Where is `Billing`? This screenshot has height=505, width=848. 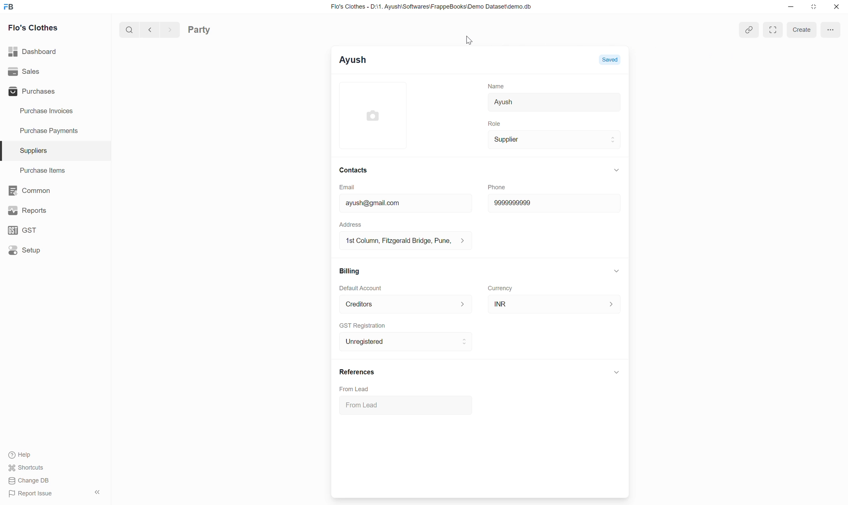 Billing is located at coordinates (349, 271).